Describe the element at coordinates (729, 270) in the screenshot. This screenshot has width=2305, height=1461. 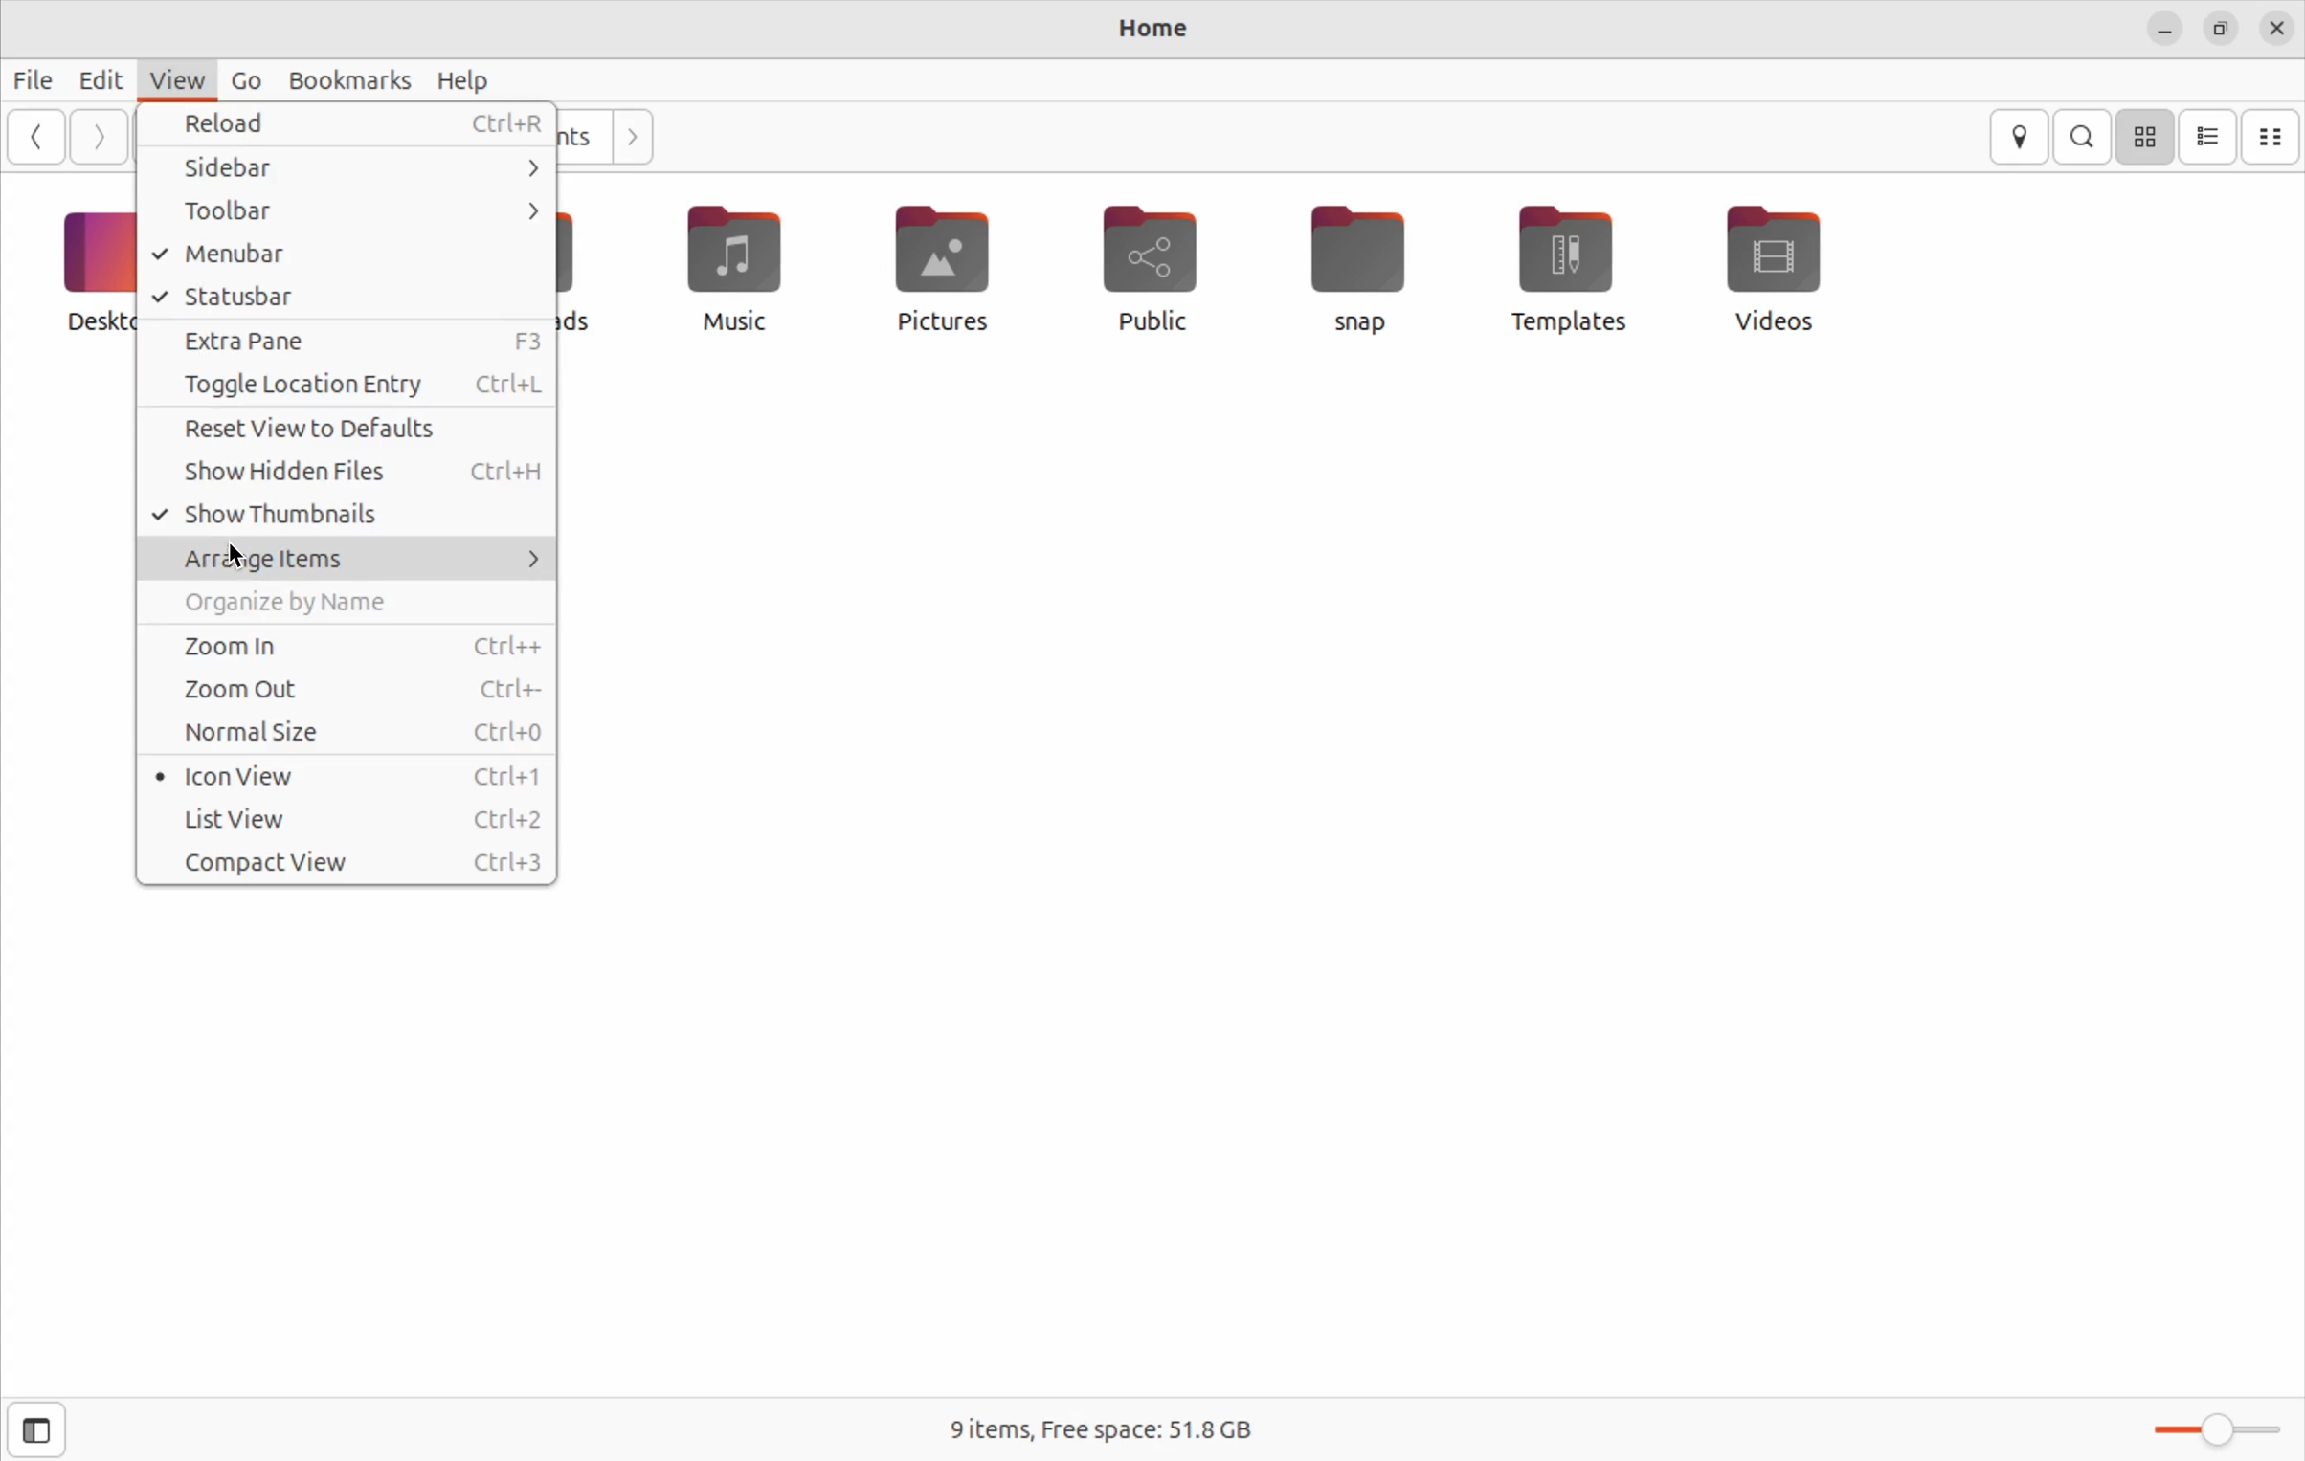
I see `music` at that location.